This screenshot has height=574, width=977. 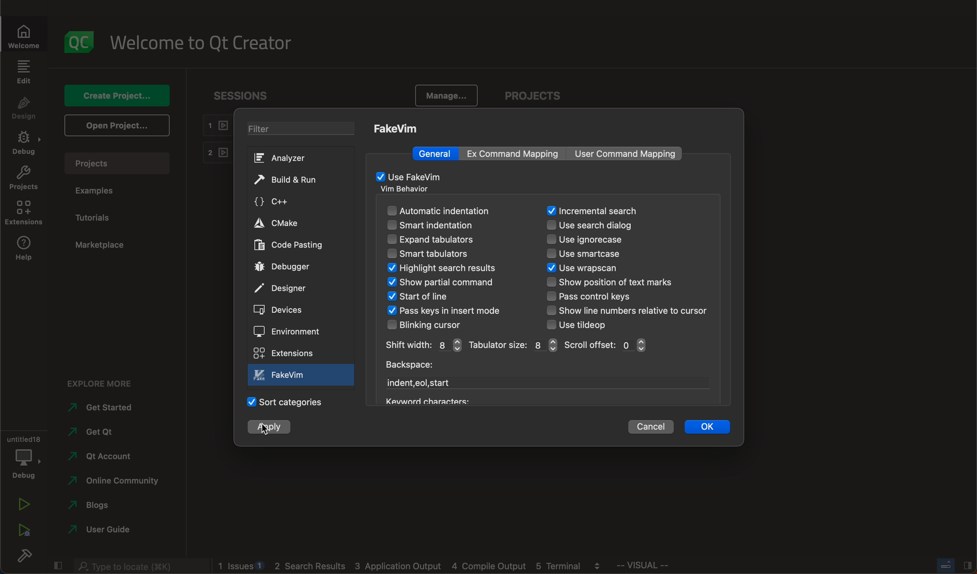 I want to click on close slide bar, so click(x=57, y=566).